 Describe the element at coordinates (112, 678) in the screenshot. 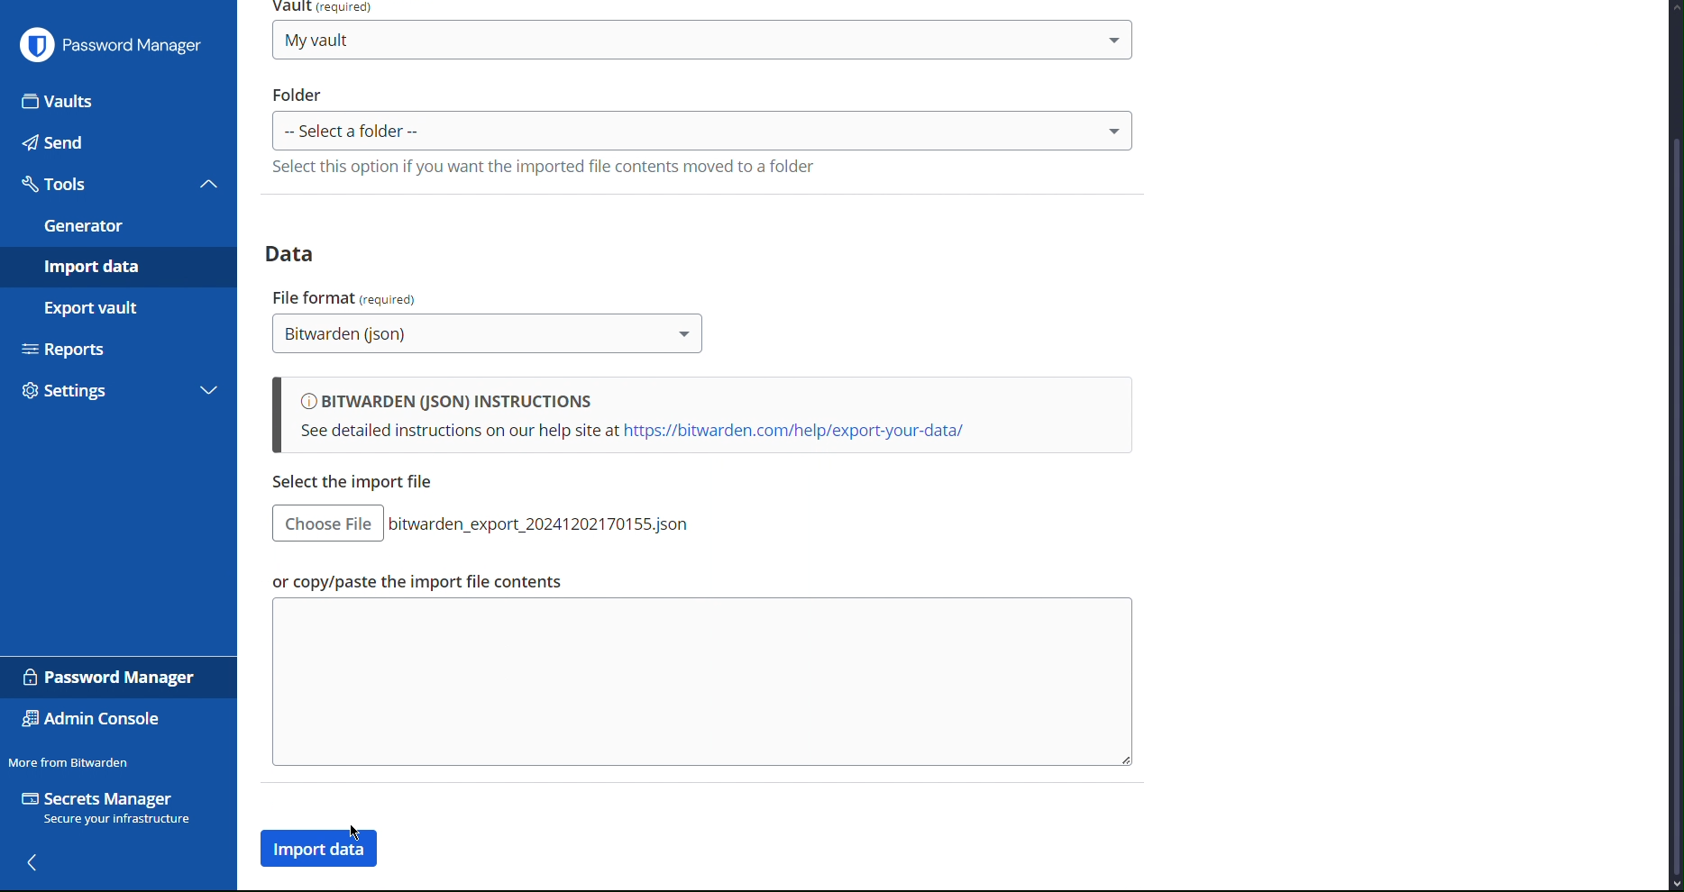

I see `Password Manager` at that location.